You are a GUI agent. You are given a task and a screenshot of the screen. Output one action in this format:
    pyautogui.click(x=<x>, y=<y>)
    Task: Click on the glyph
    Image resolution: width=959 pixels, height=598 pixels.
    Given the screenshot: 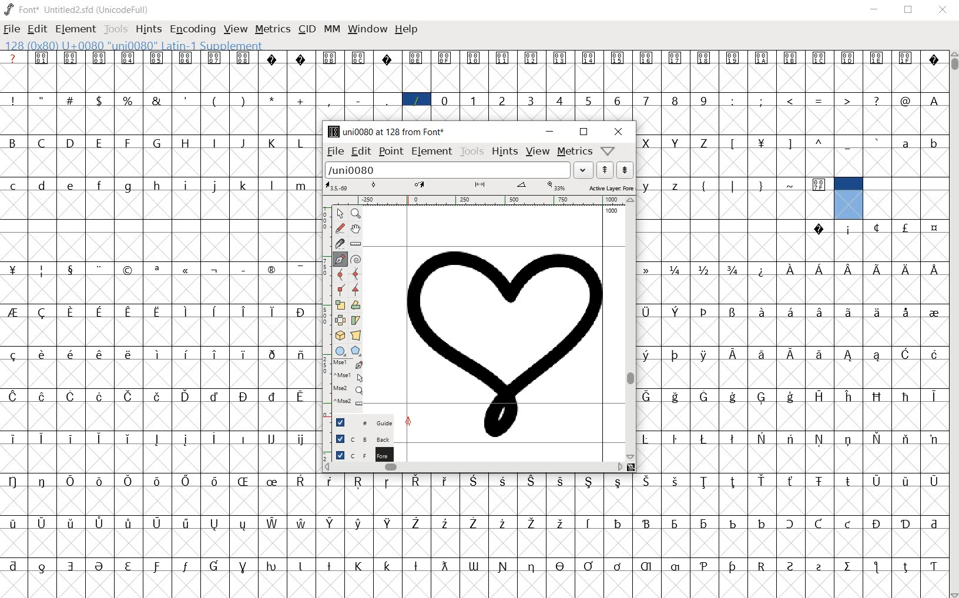 What is the action you would take?
    pyautogui.click(x=214, y=354)
    